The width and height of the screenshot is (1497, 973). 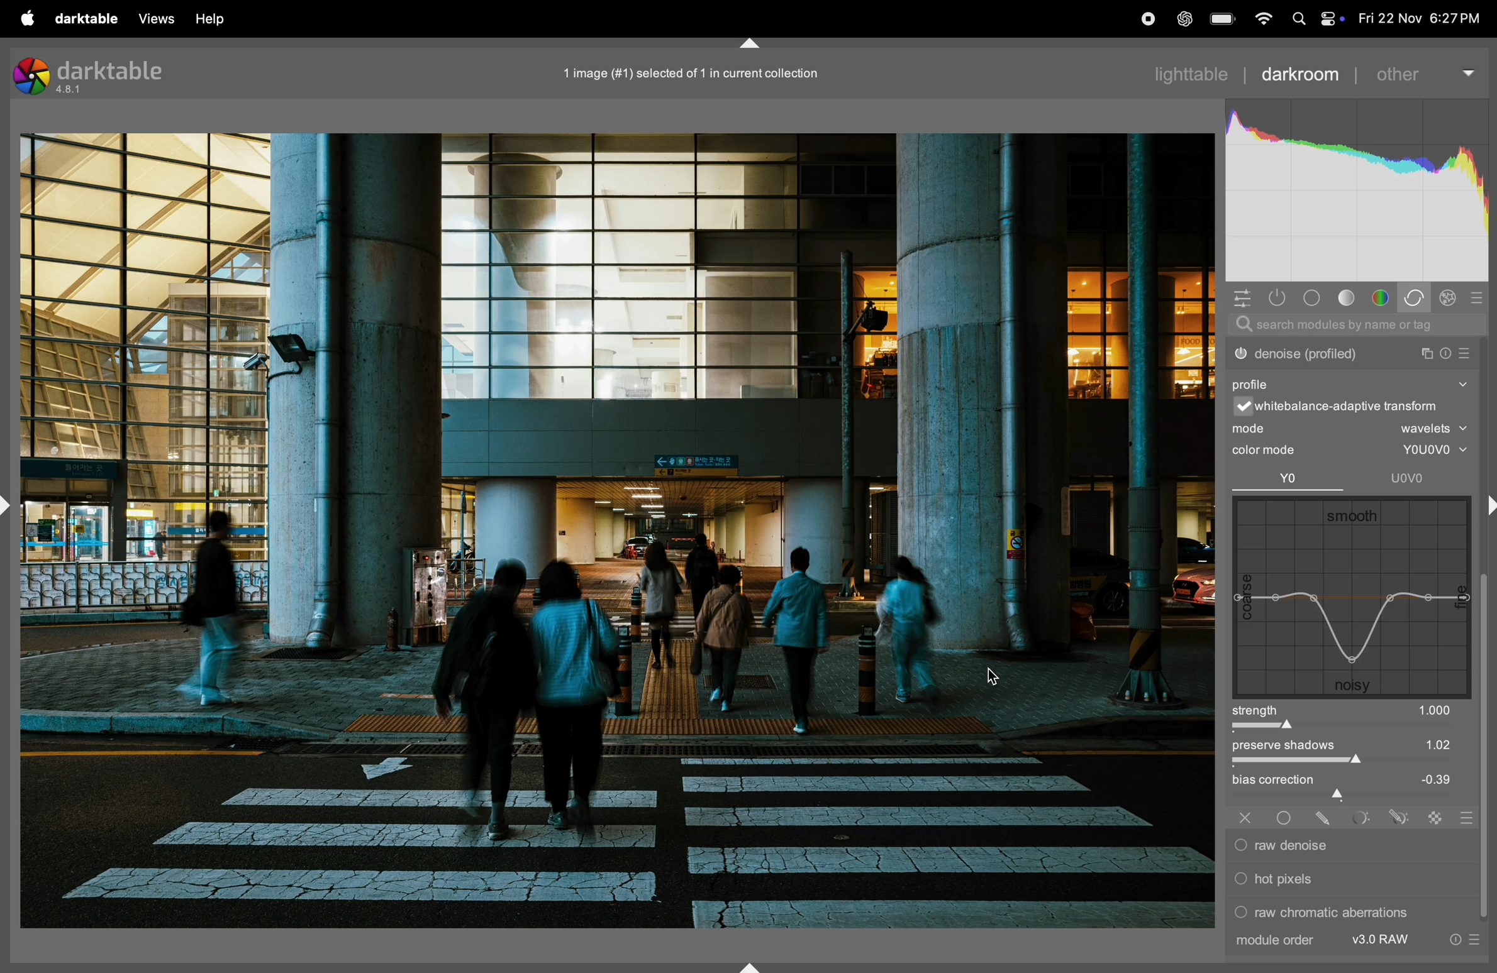 What do you see at coordinates (1427, 451) in the screenshot?
I see `youovo` at bounding box center [1427, 451].